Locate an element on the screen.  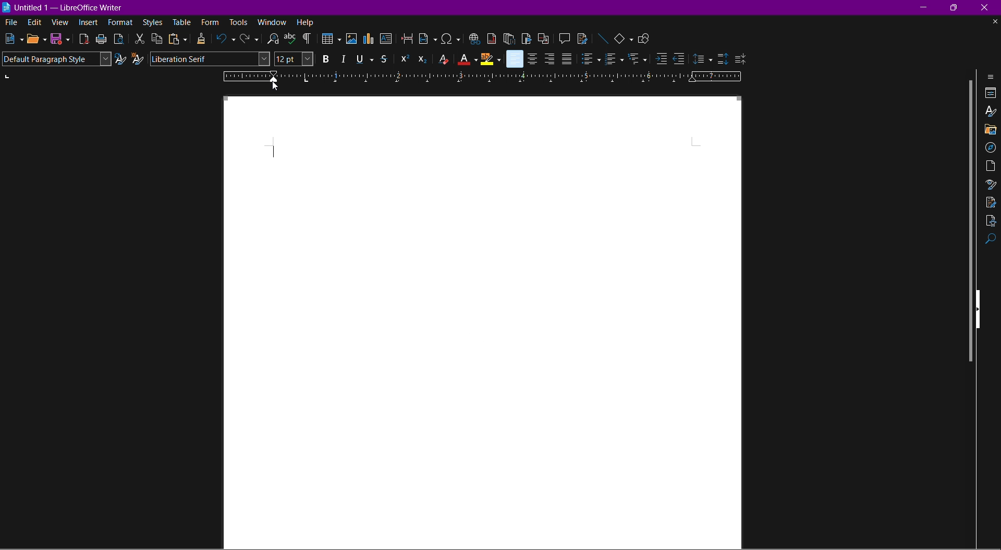
Update Style is located at coordinates (120, 60).